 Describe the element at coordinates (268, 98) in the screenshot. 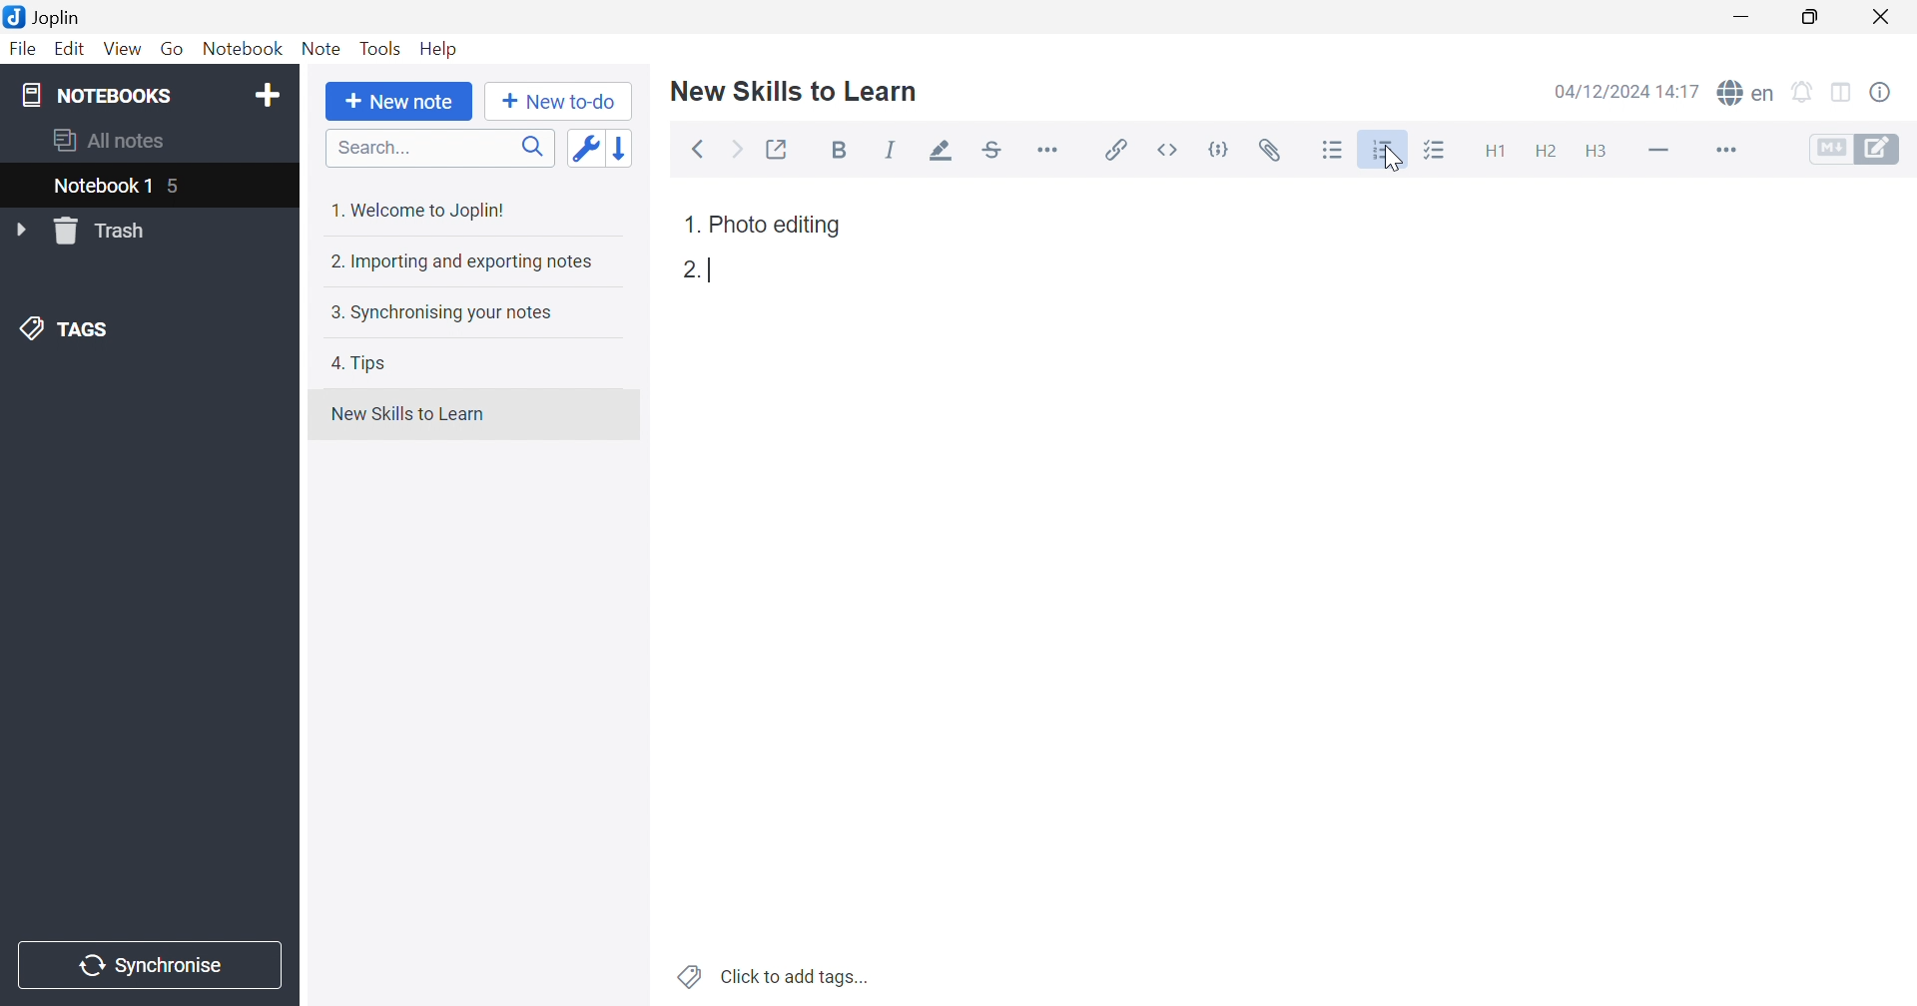

I see `Add notebook` at that location.